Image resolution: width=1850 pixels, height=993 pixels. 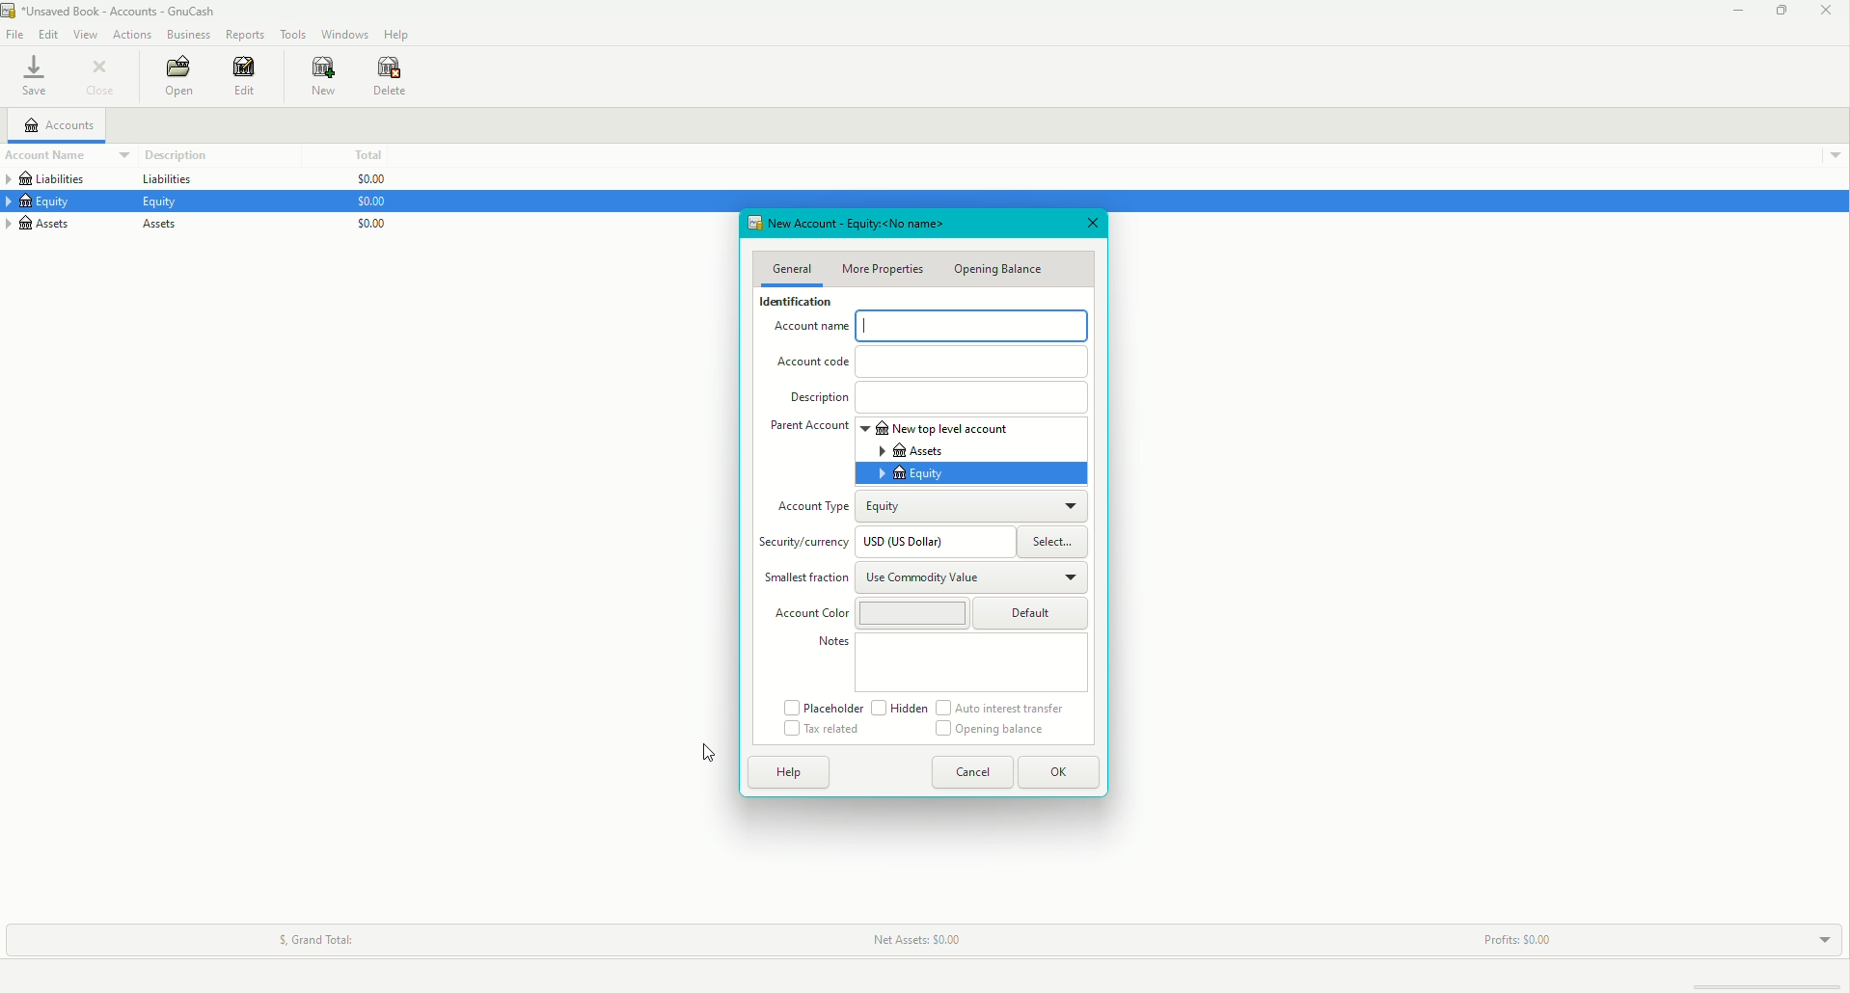 What do you see at coordinates (291, 31) in the screenshot?
I see `Tools` at bounding box center [291, 31].